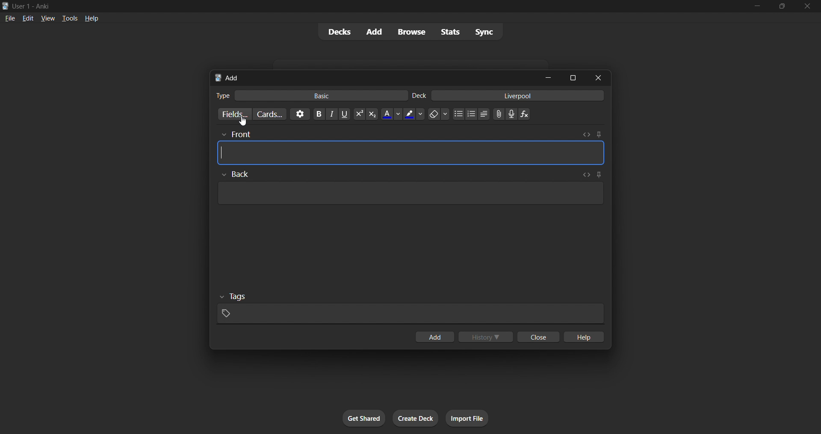 This screenshot has width=821, height=434. Describe the element at coordinates (484, 31) in the screenshot. I see `sync` at that location.